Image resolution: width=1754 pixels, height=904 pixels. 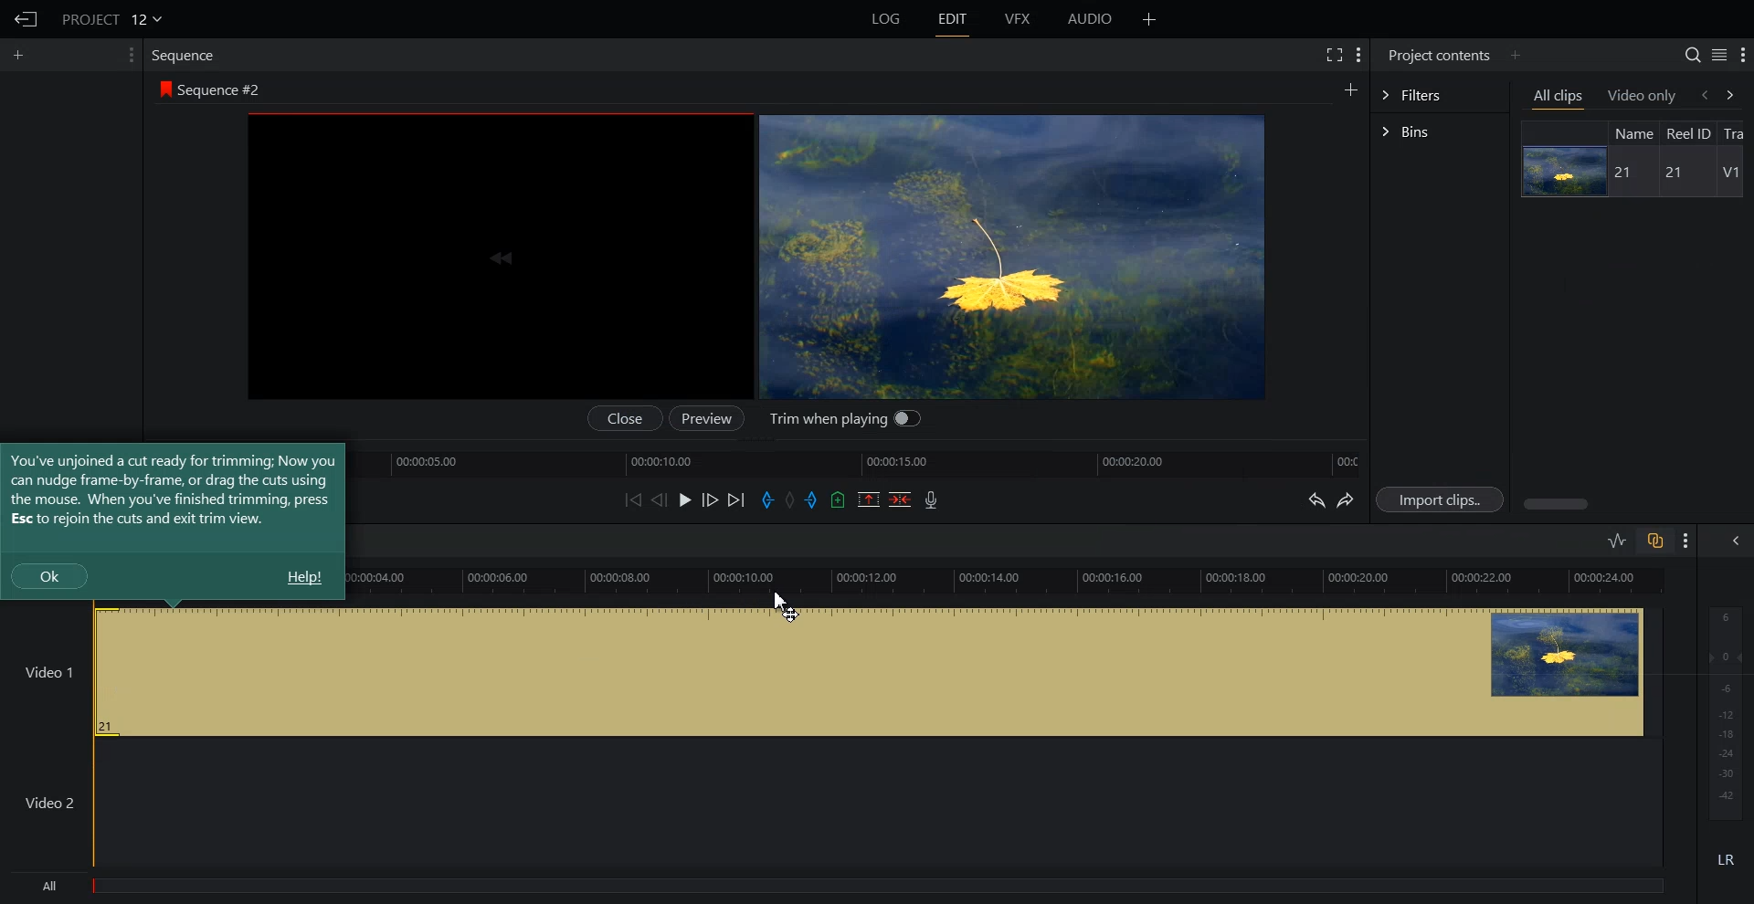 I want to click on logo, so click(x=163, y=88).